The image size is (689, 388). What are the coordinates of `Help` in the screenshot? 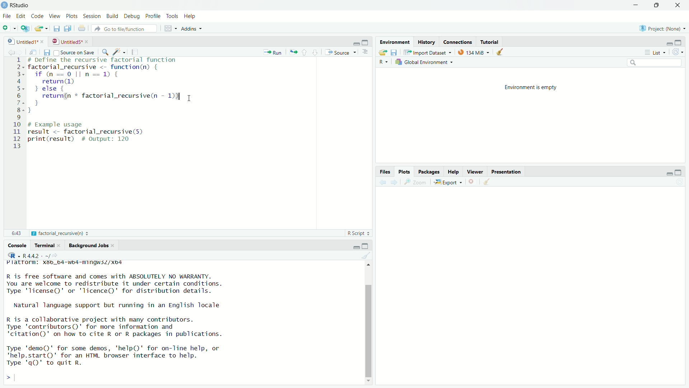 It's located at (190, 16).